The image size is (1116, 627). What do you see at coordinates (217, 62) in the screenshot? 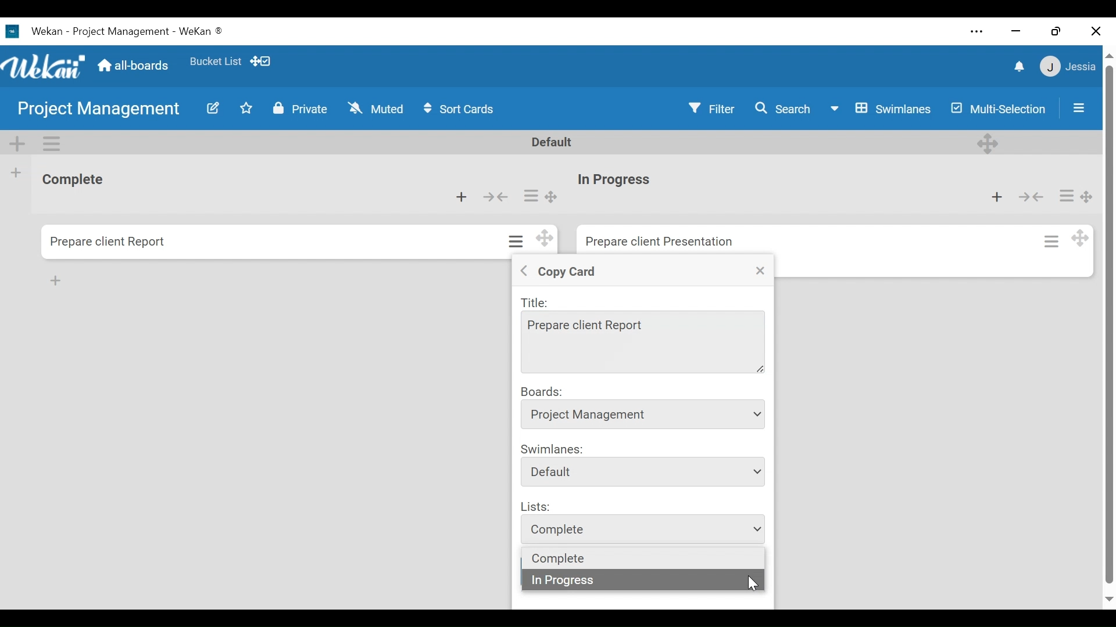
I see `Favorites` at bounding box center [217, 62].